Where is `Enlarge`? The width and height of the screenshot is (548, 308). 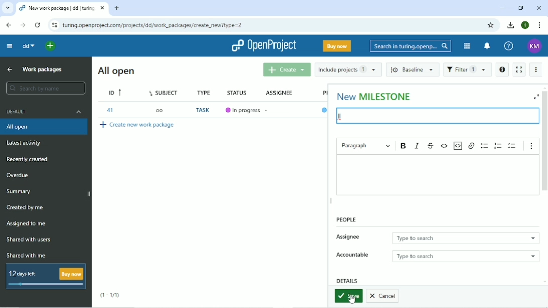
Enlarge is located at coordinates (536, 97).